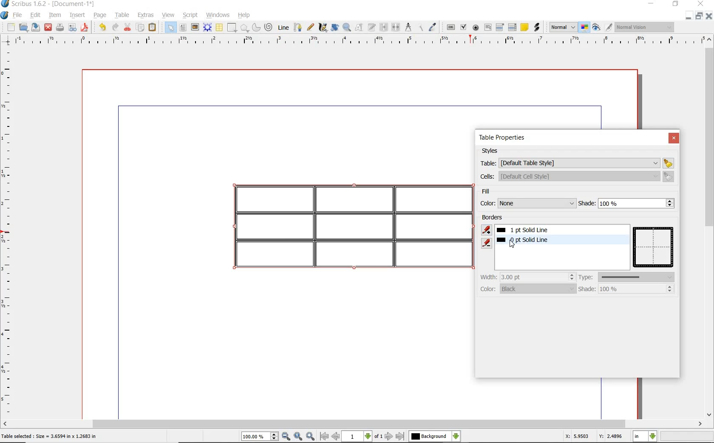 This screenshot has height=443, width=714. Describe the element at coordinates (647, 28) in the screenshot. I see `visual appearance of the display` at that location.